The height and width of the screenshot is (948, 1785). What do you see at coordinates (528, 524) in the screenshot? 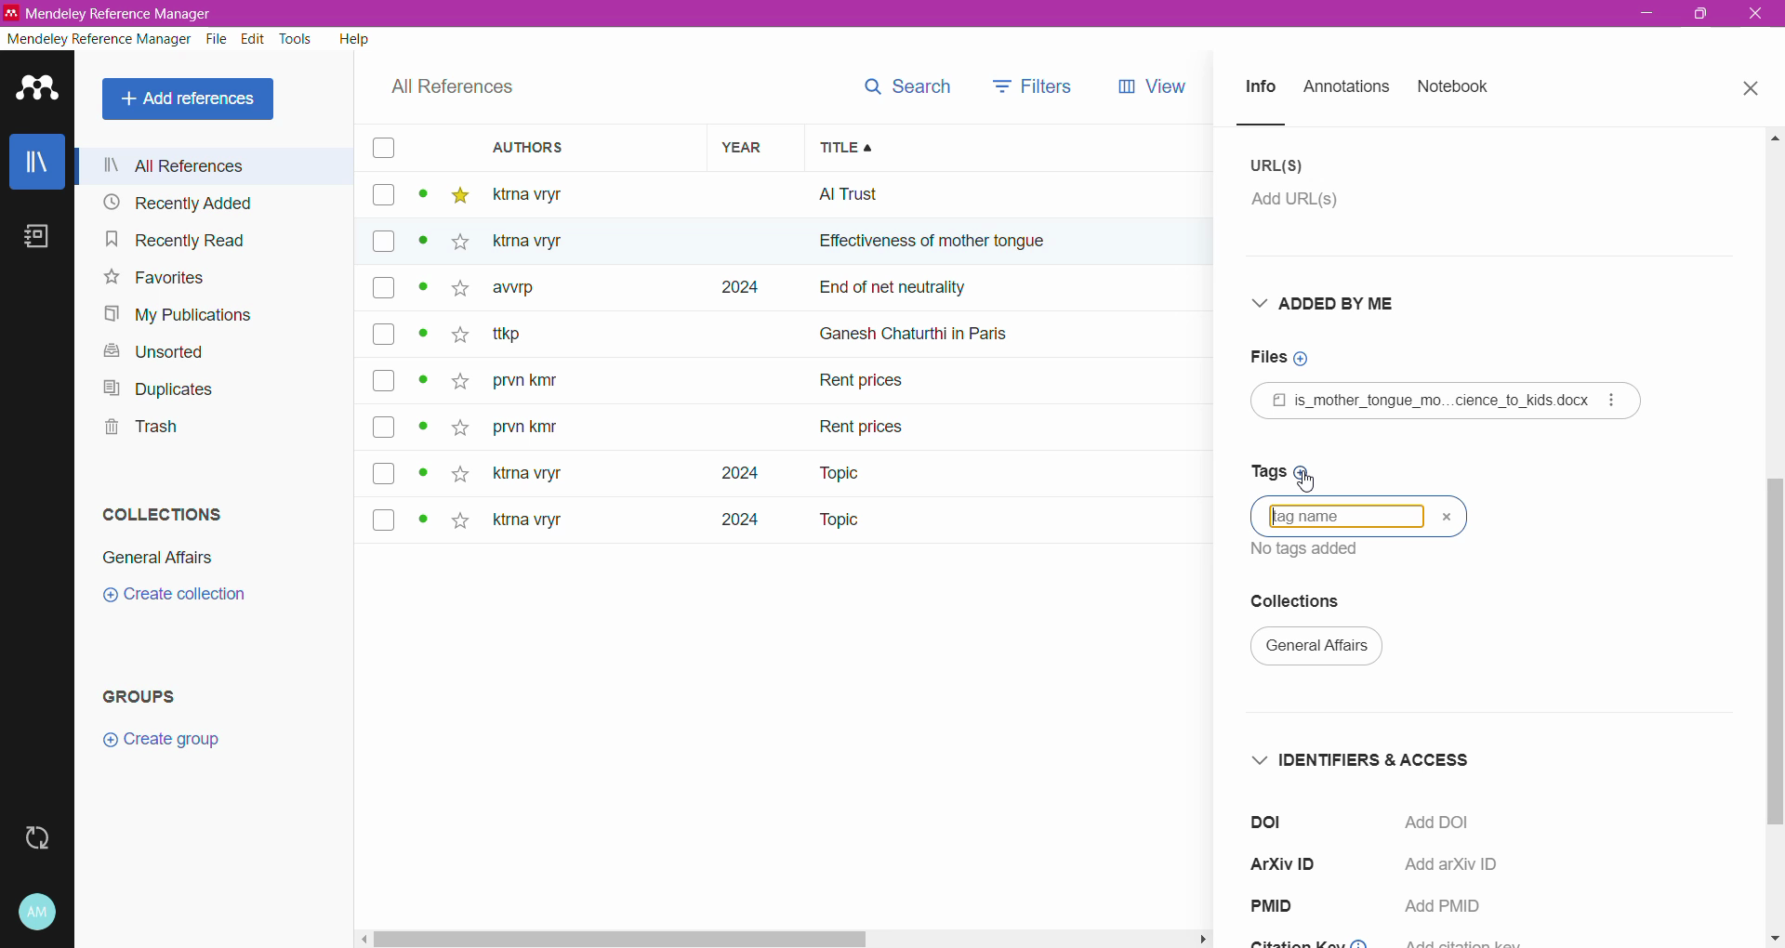
I see `ktma vryr` at bounding box center [528, 524].